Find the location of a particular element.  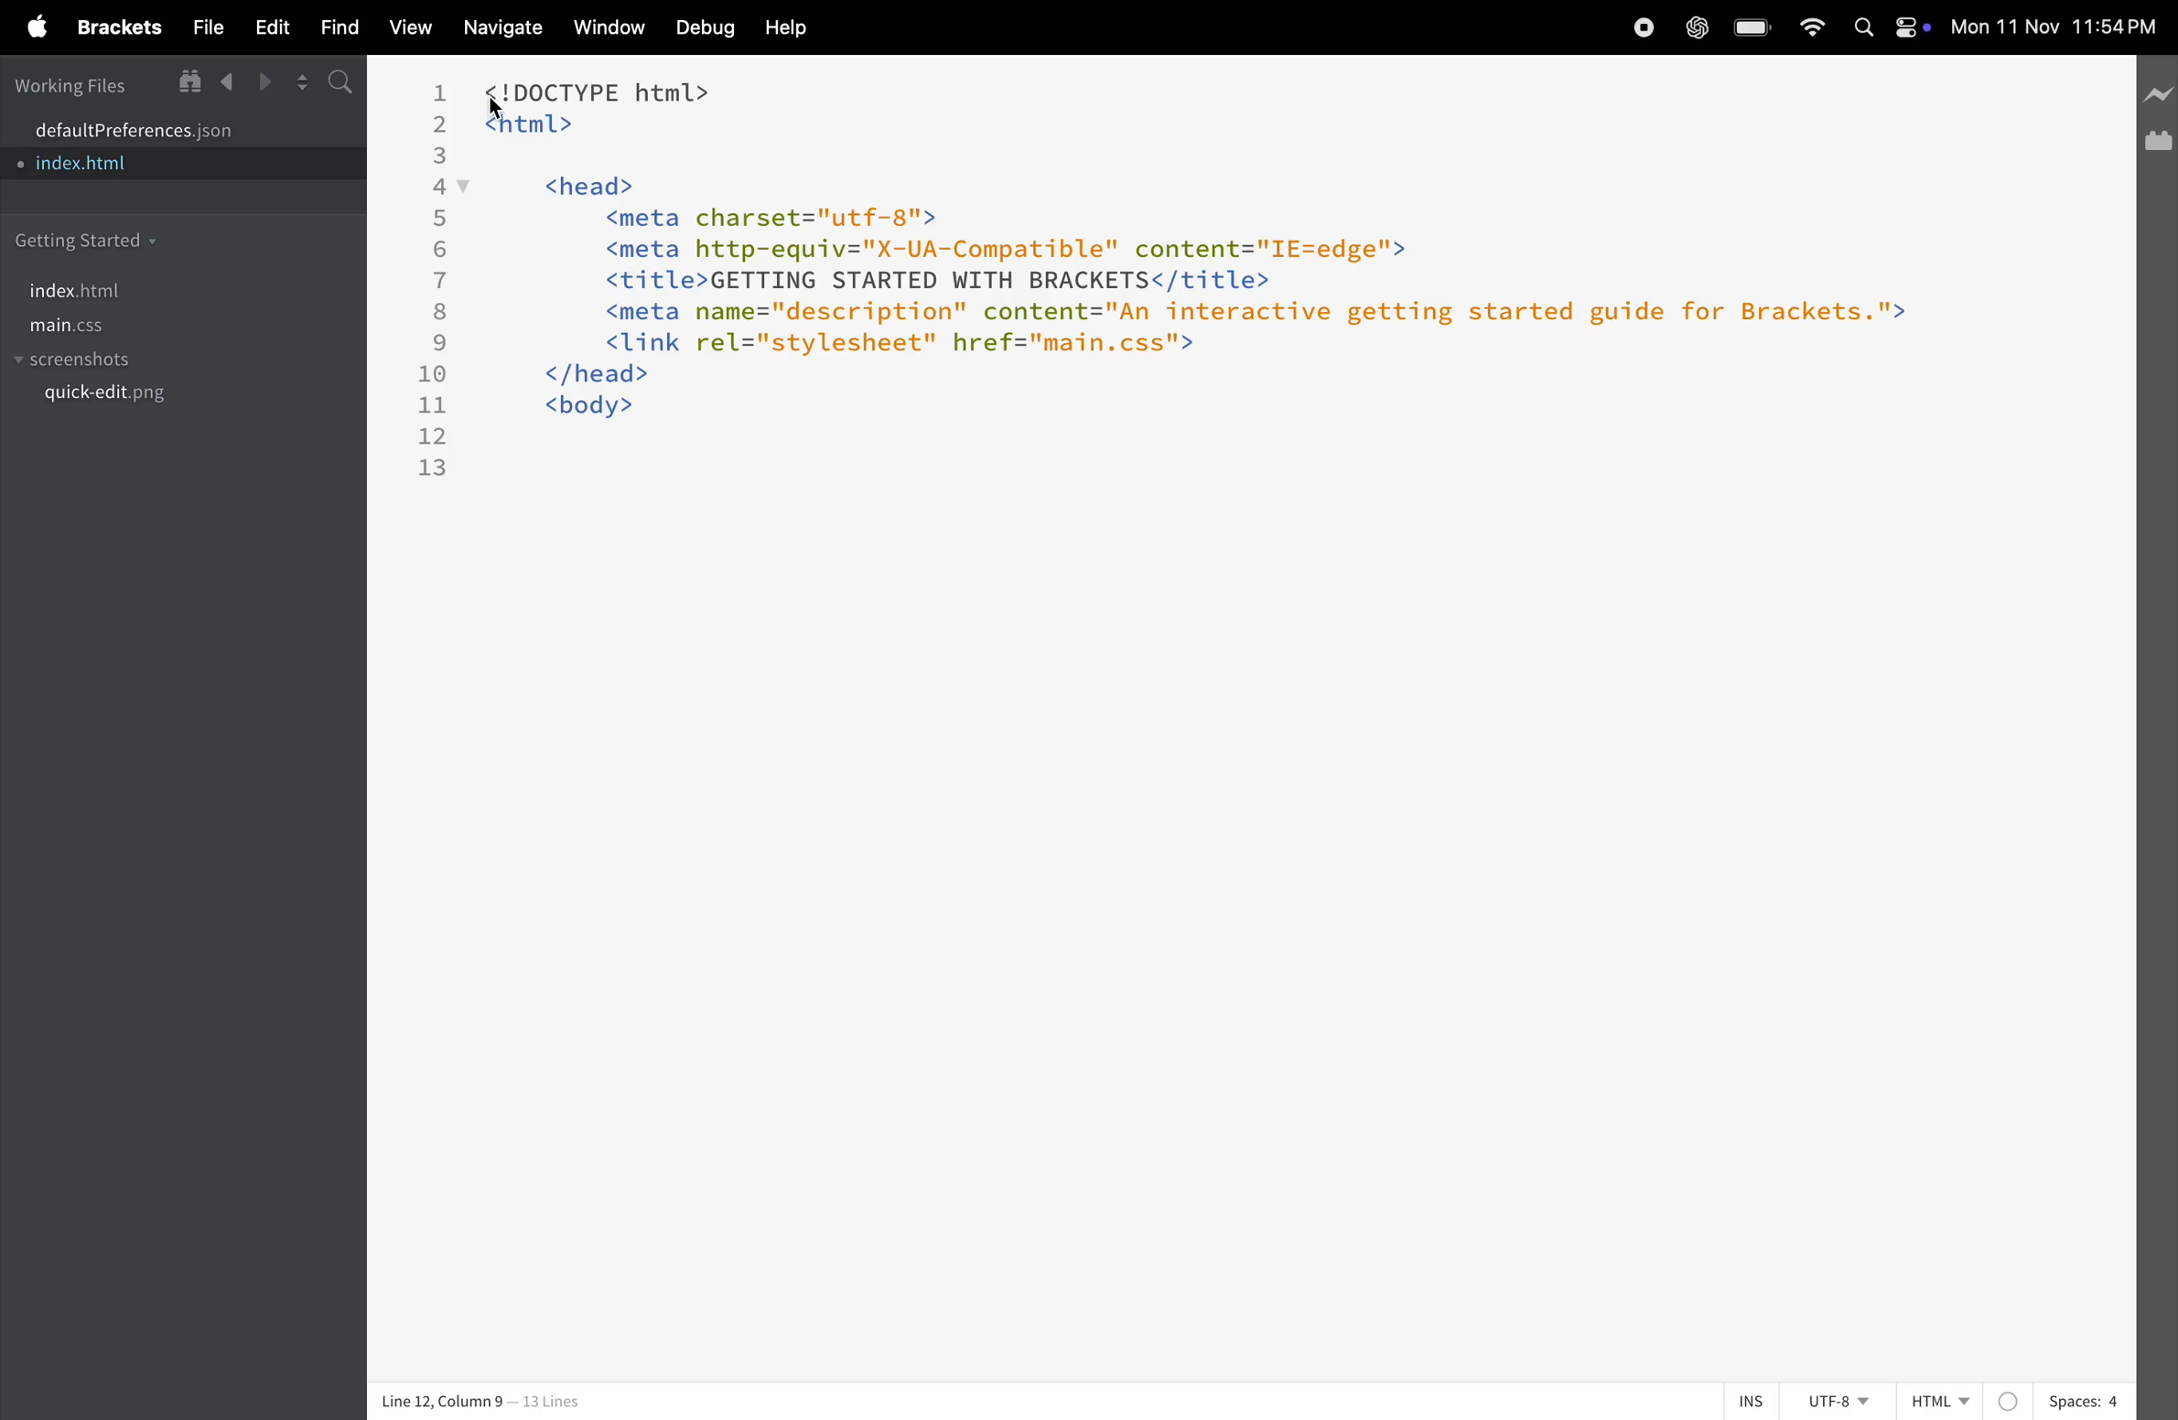

window is located at coordinates (608, 28).